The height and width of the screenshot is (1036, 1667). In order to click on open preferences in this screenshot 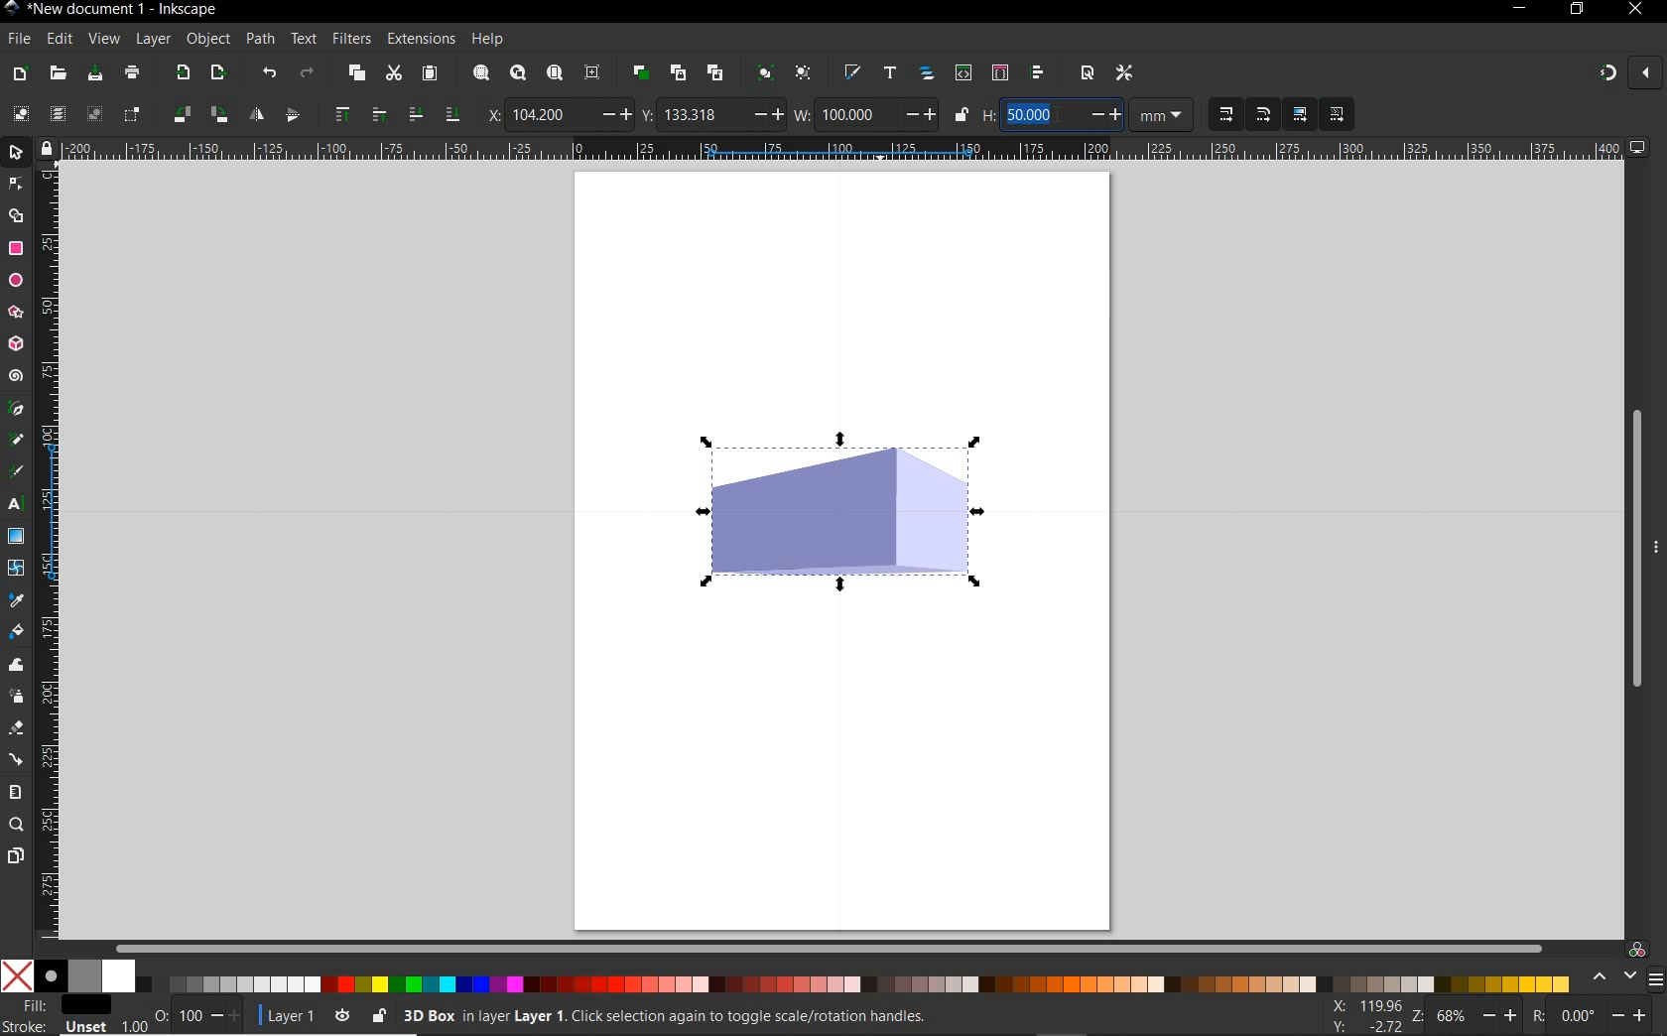, I will do `click(1129, 74)`.